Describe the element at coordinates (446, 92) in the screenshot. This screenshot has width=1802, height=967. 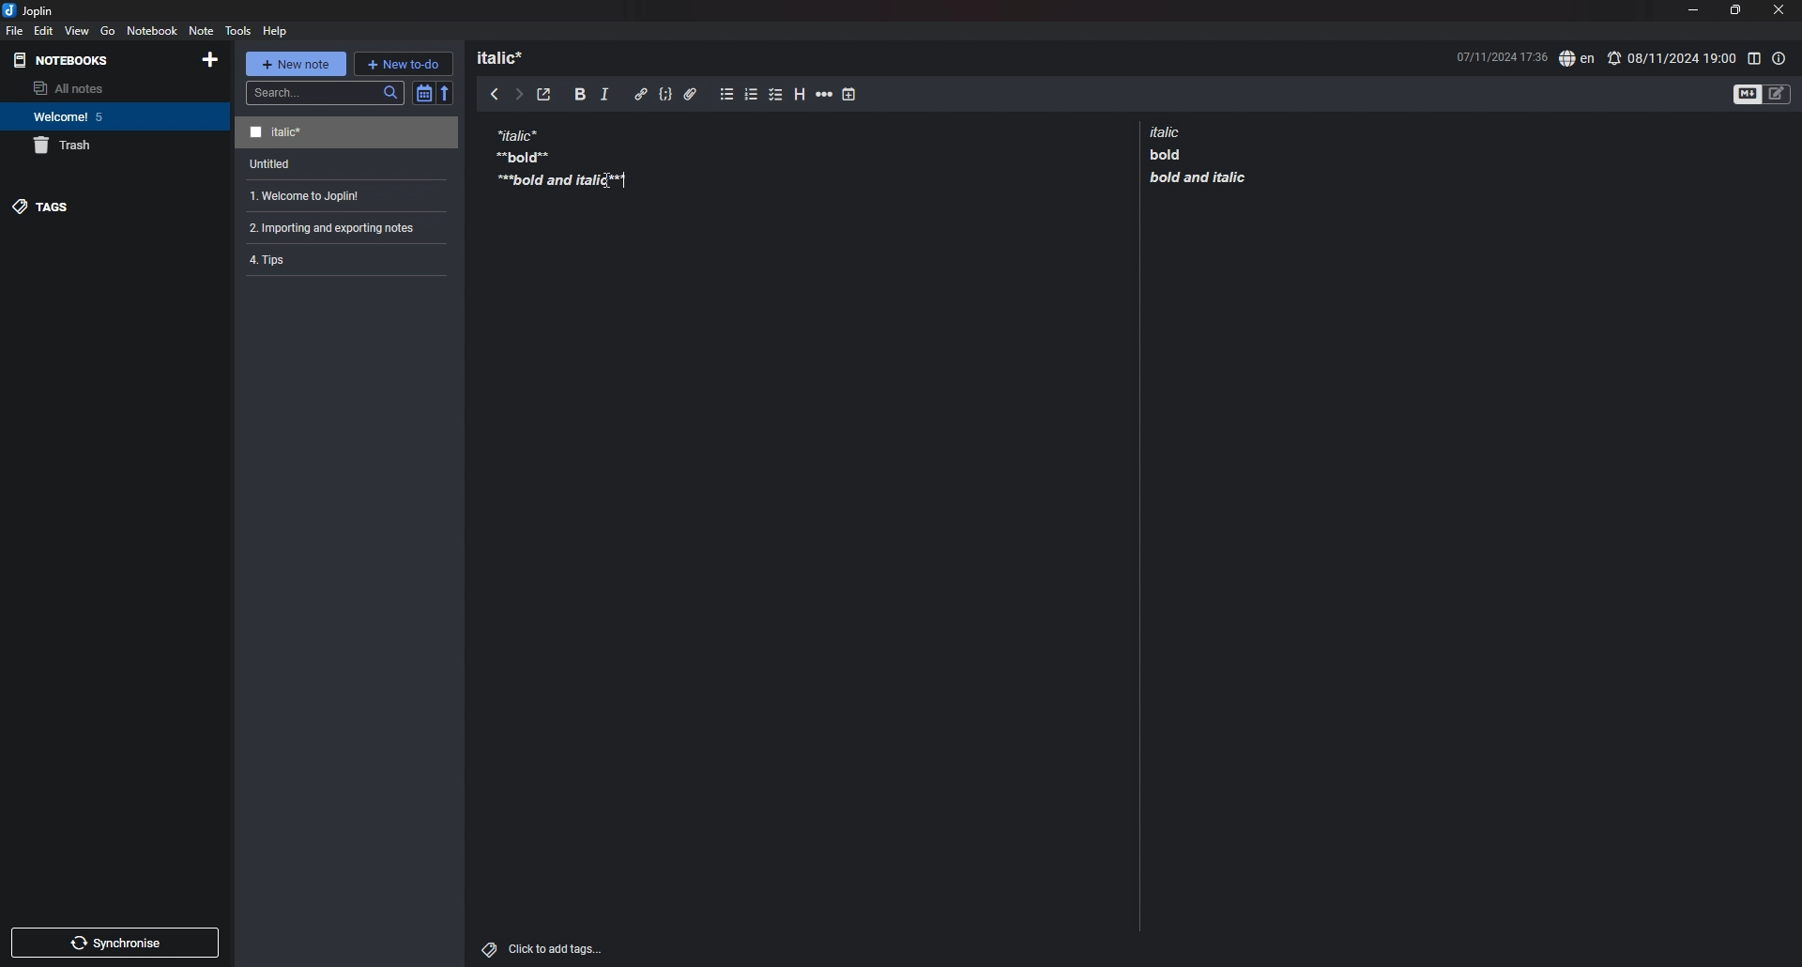
I see `reverse sort order` at that location.